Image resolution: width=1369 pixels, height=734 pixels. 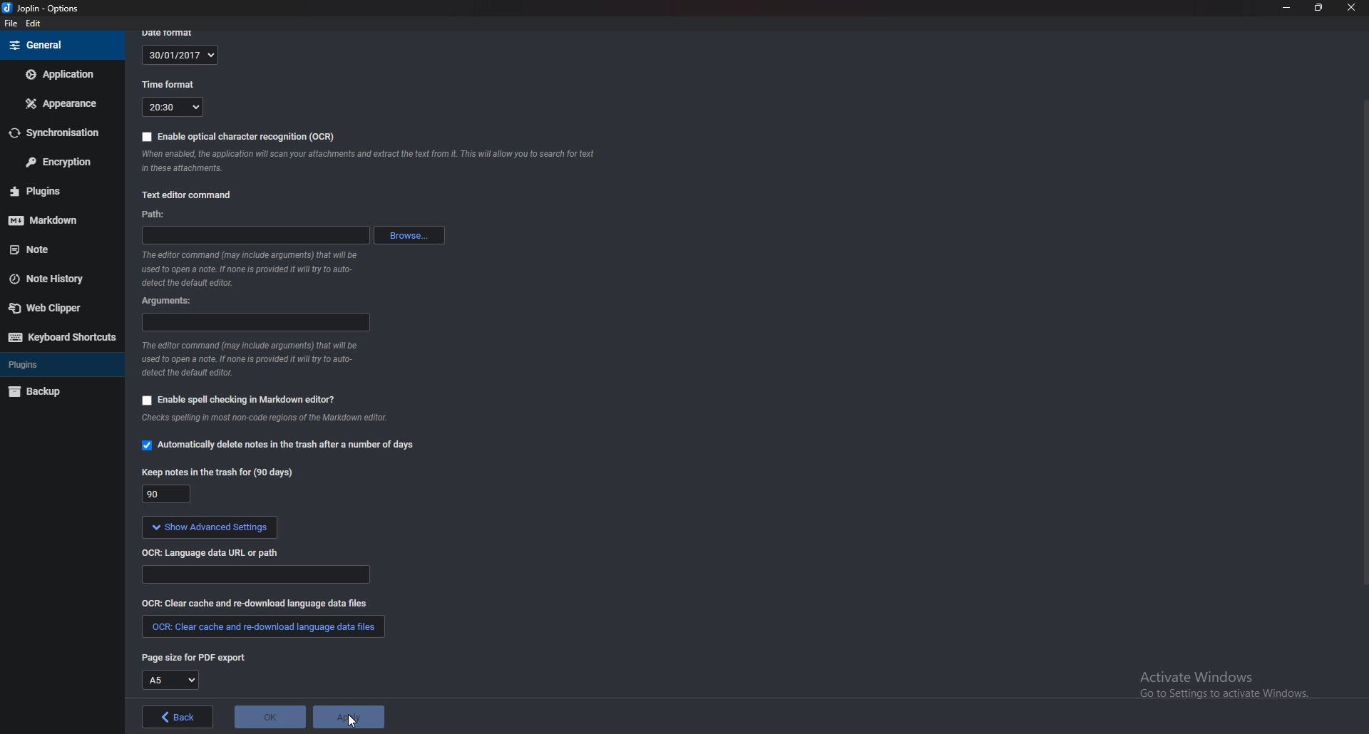 What do you see at coordinates (173, 33) in the screenshot?
I see `date format` at bounding box center [173, 33].